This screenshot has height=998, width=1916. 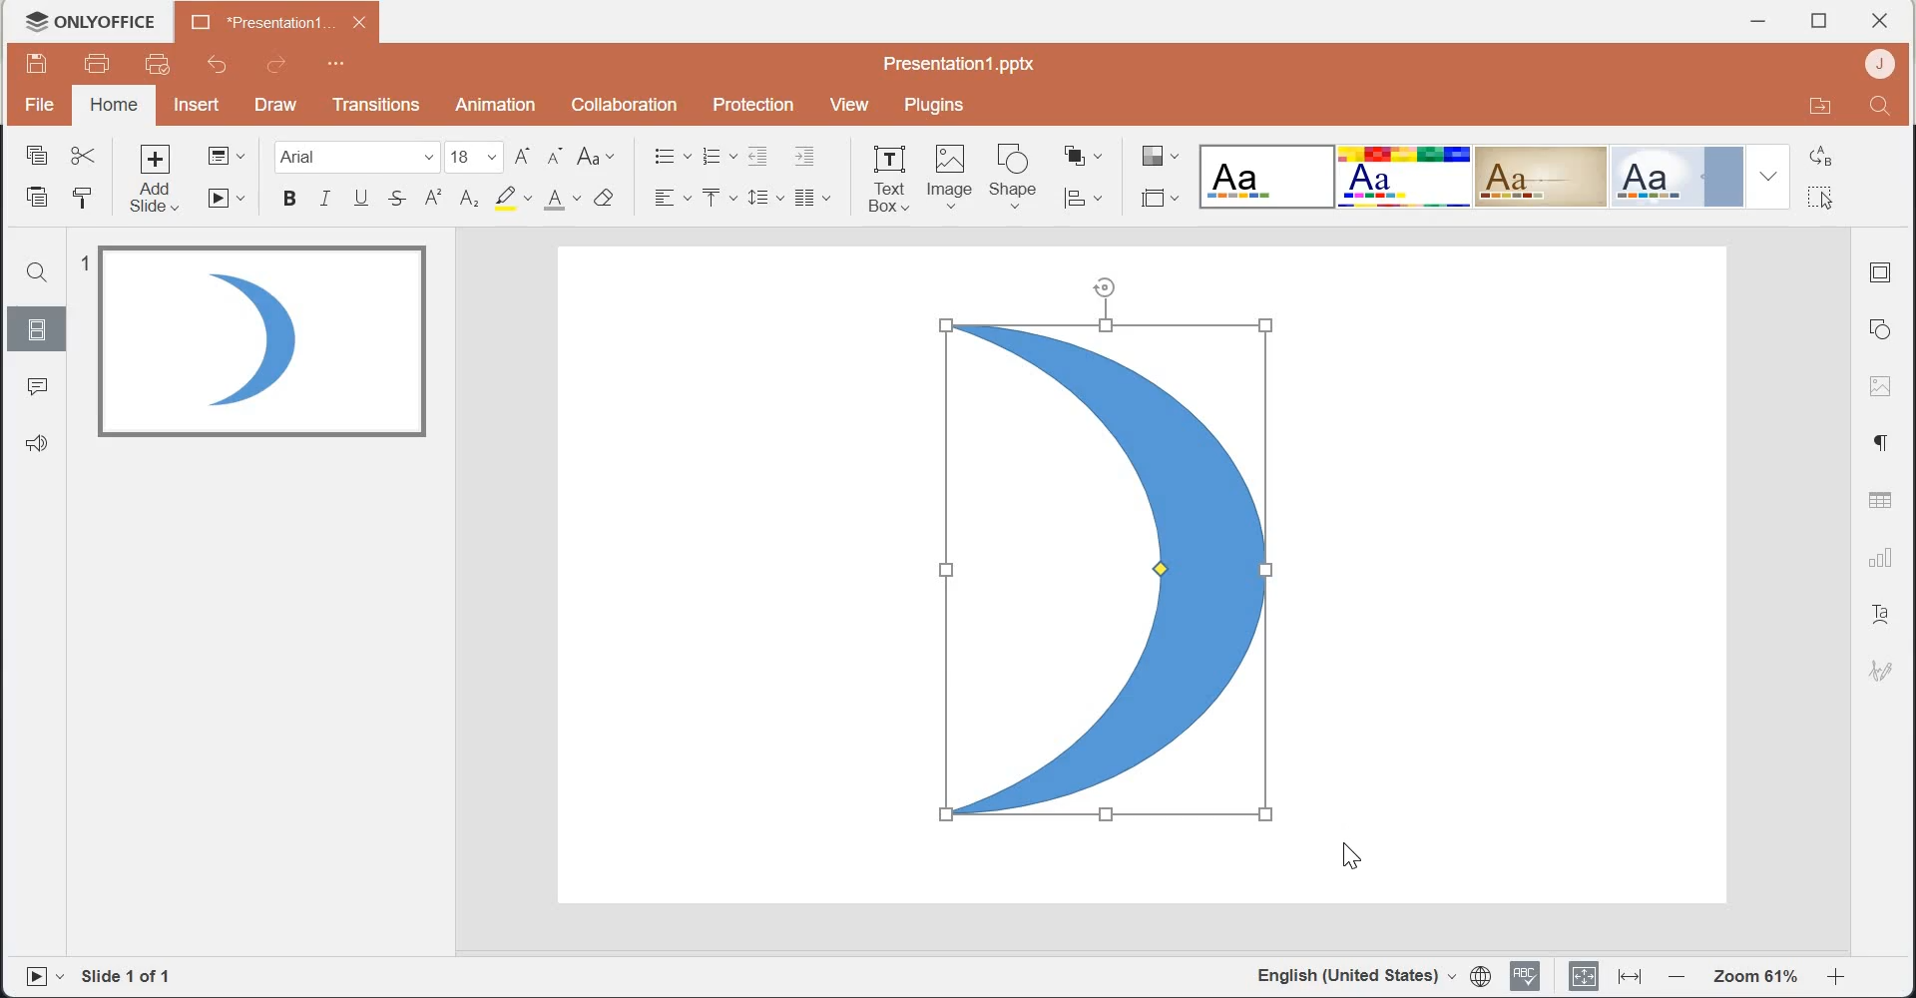 What do you see at coordinates (85, 156) in the screenshot?
I see `Cut` at bounding box center [85, 156].